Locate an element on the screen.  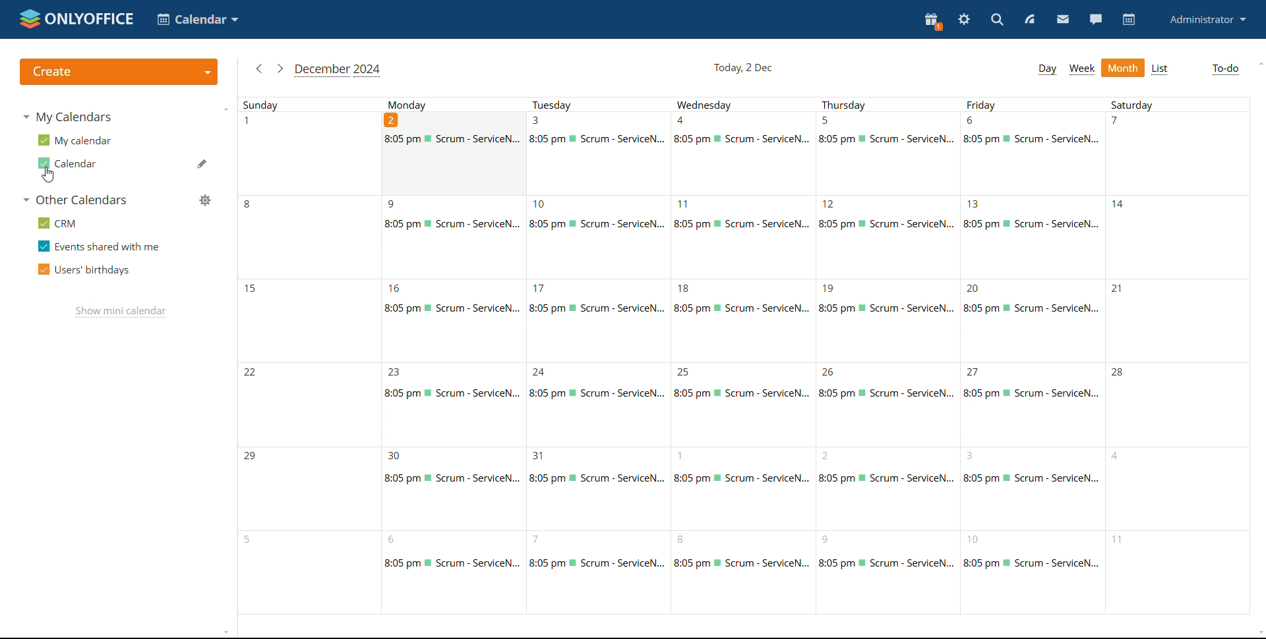
week view is located at coordinates (1083, 69).